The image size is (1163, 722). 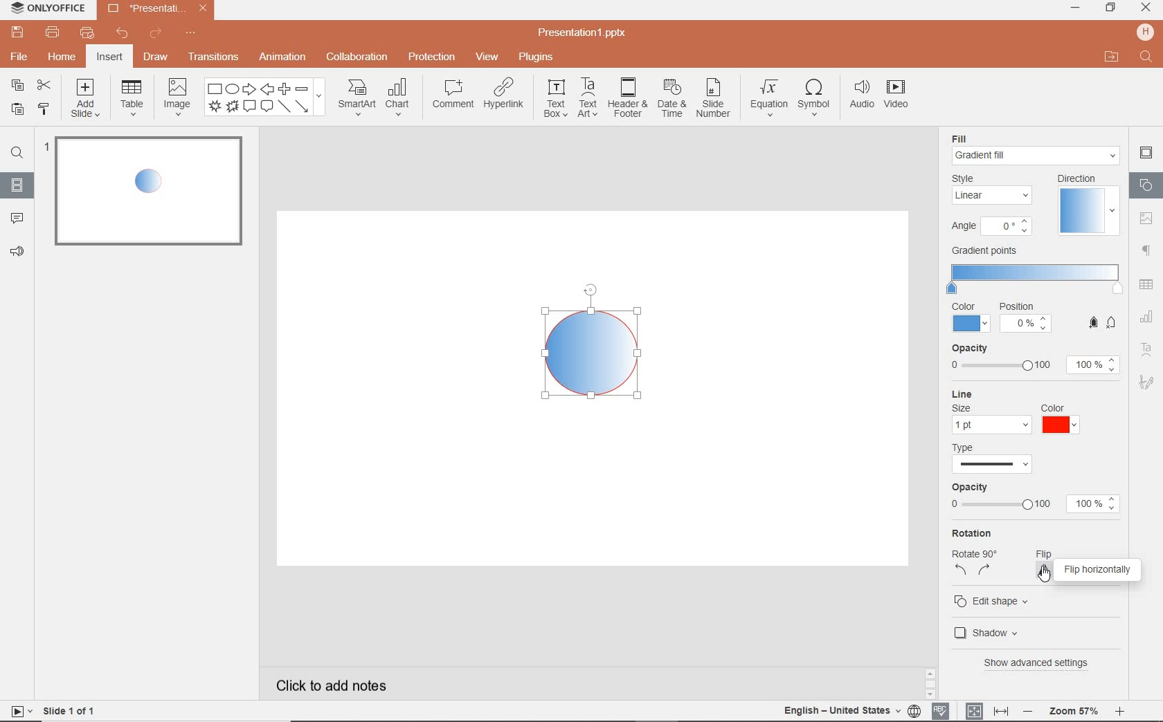 I want to click on collaboration, so click(x=358, y=58).